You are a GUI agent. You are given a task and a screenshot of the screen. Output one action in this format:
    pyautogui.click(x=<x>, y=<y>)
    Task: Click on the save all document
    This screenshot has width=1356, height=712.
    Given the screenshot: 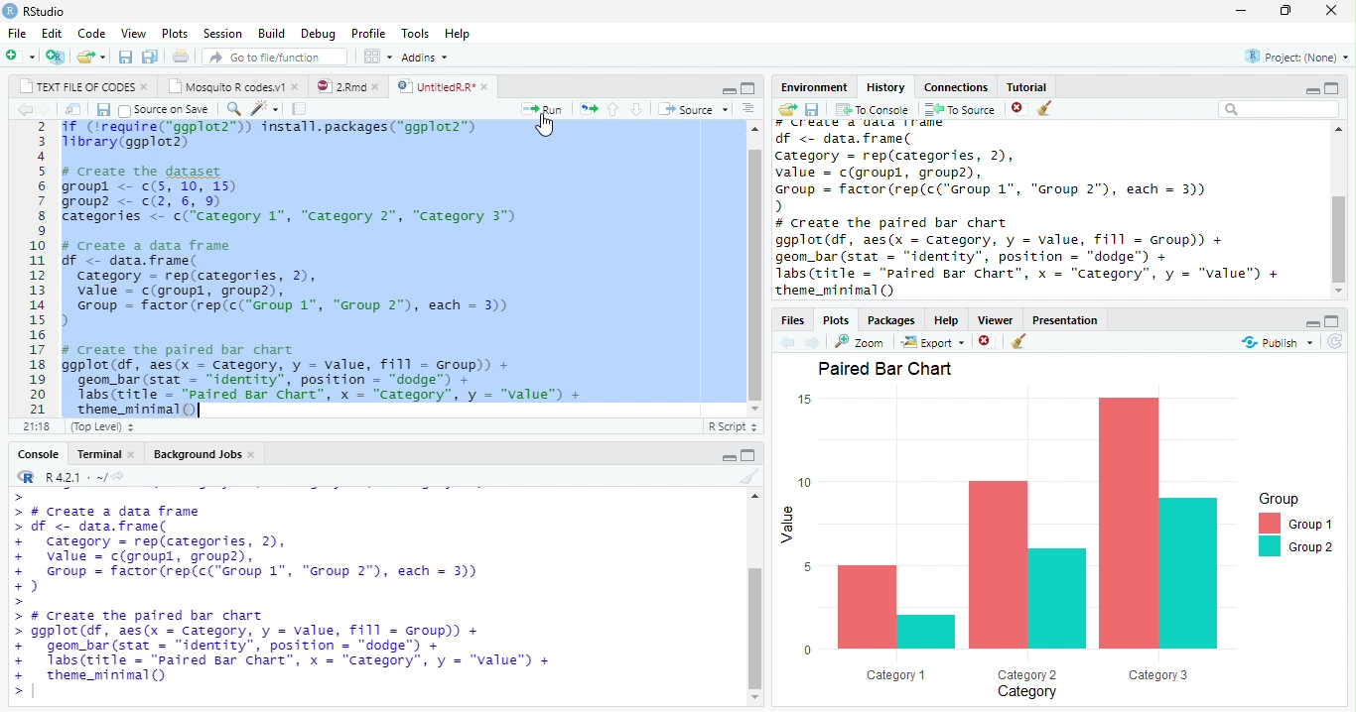 What is the action you would take?
    pyautogui.click(x=152, y=56)
    